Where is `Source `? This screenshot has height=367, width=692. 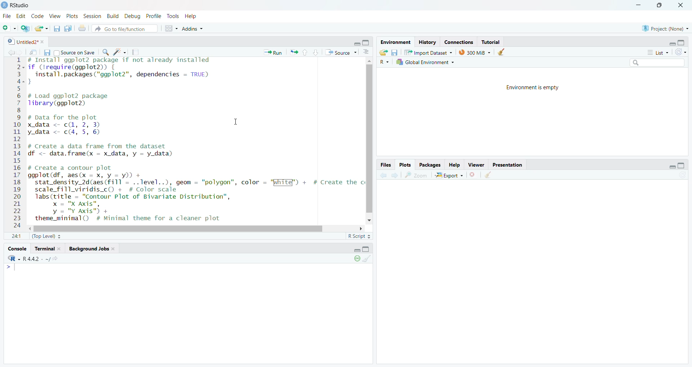
Source  is located at coordinates (341, 53).